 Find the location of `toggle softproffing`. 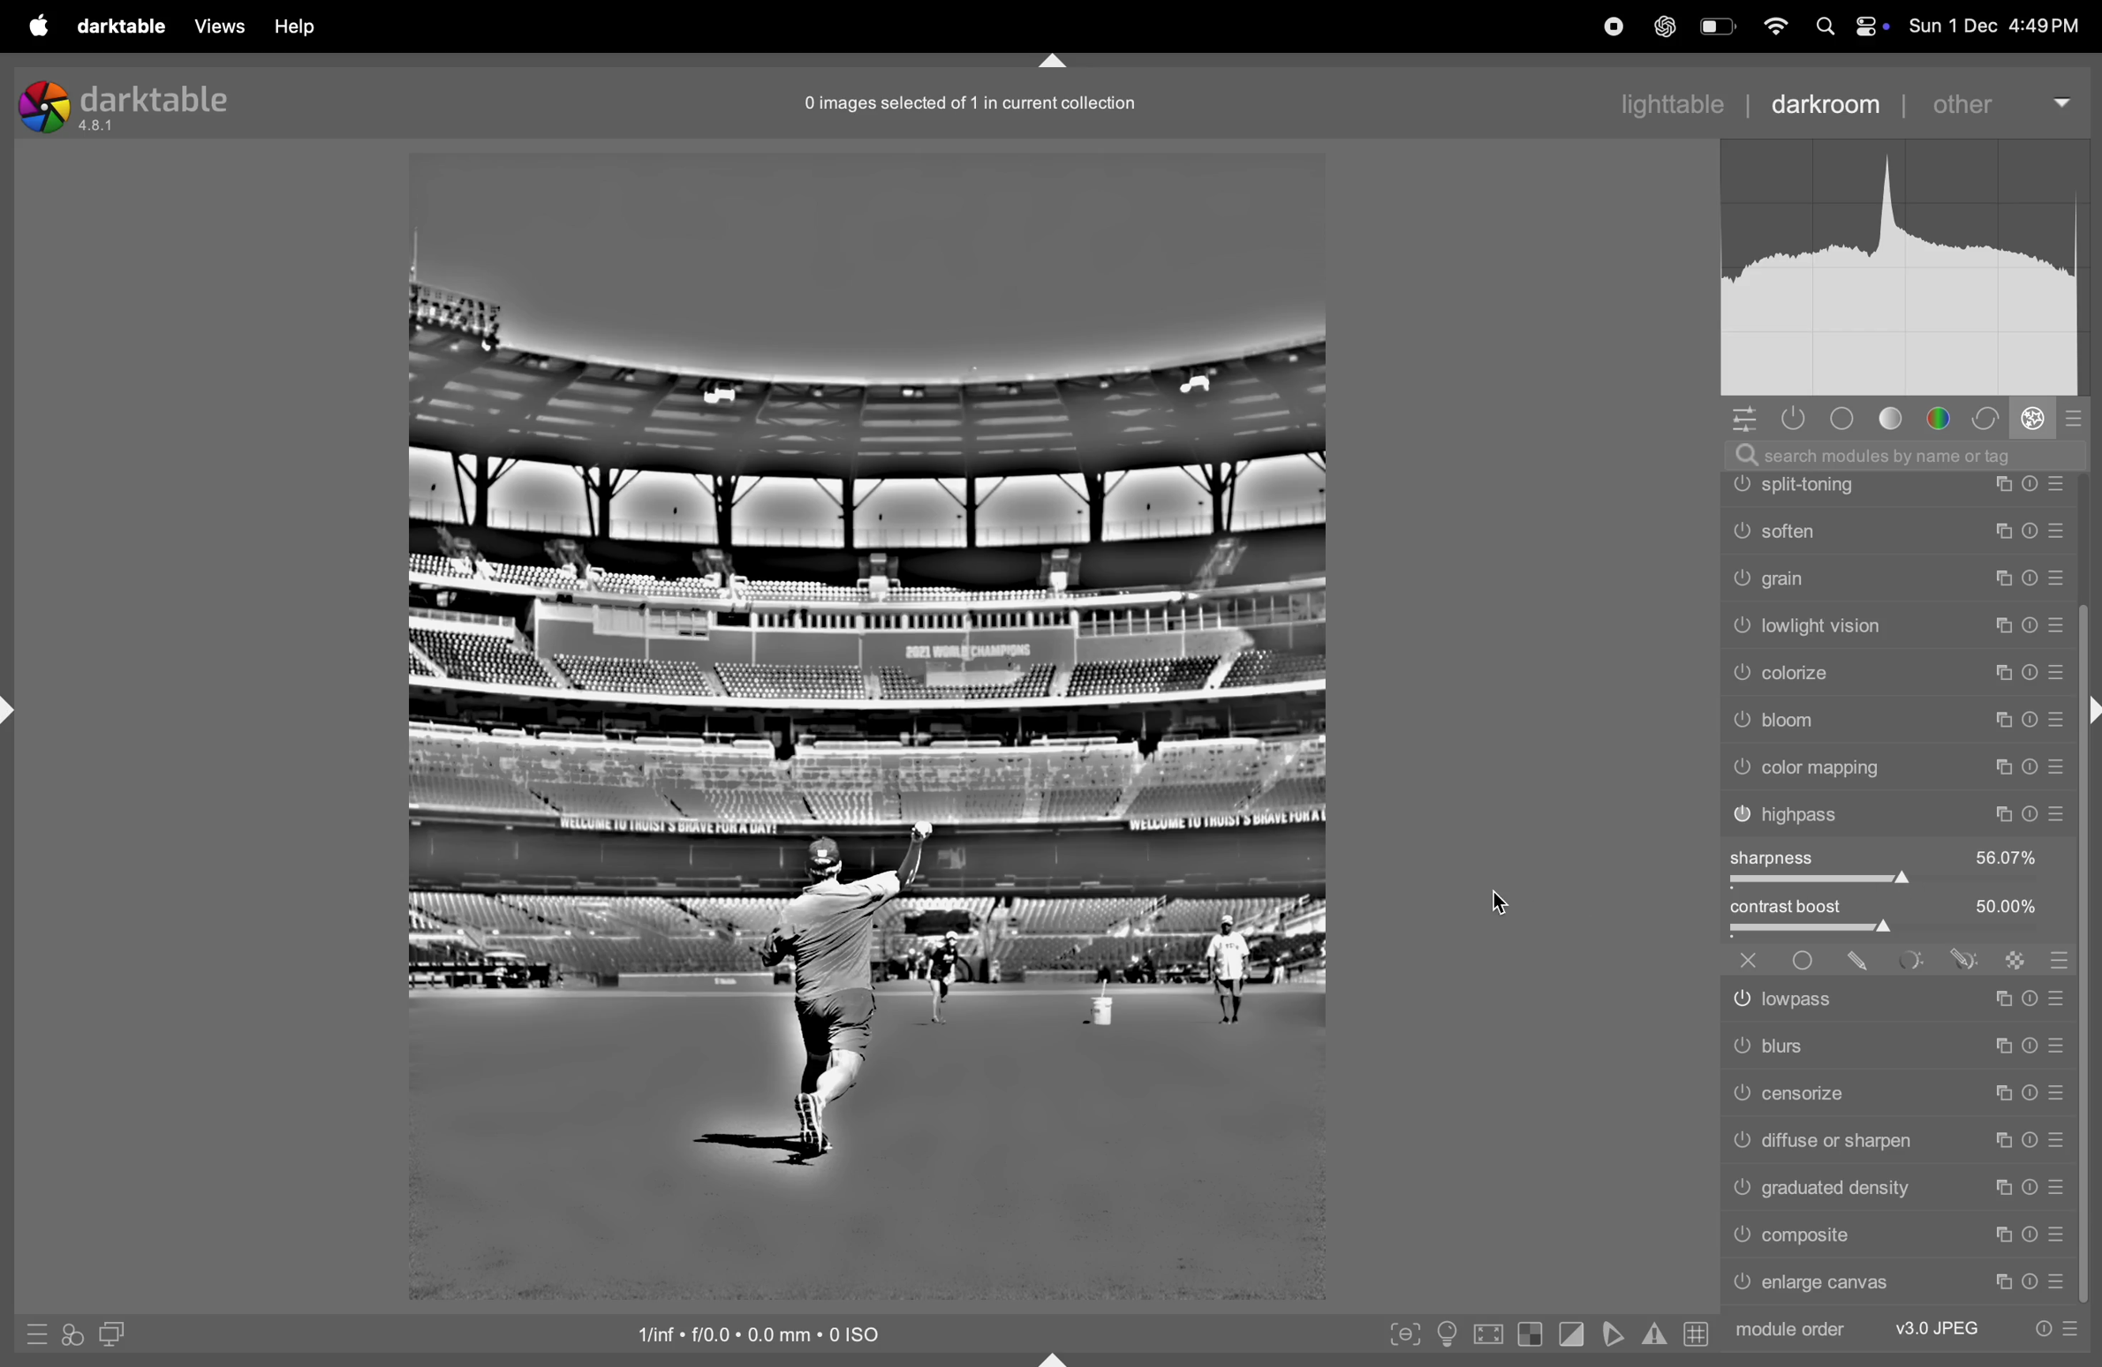

toggle softproffing is located at coordinates (1611, 1334).